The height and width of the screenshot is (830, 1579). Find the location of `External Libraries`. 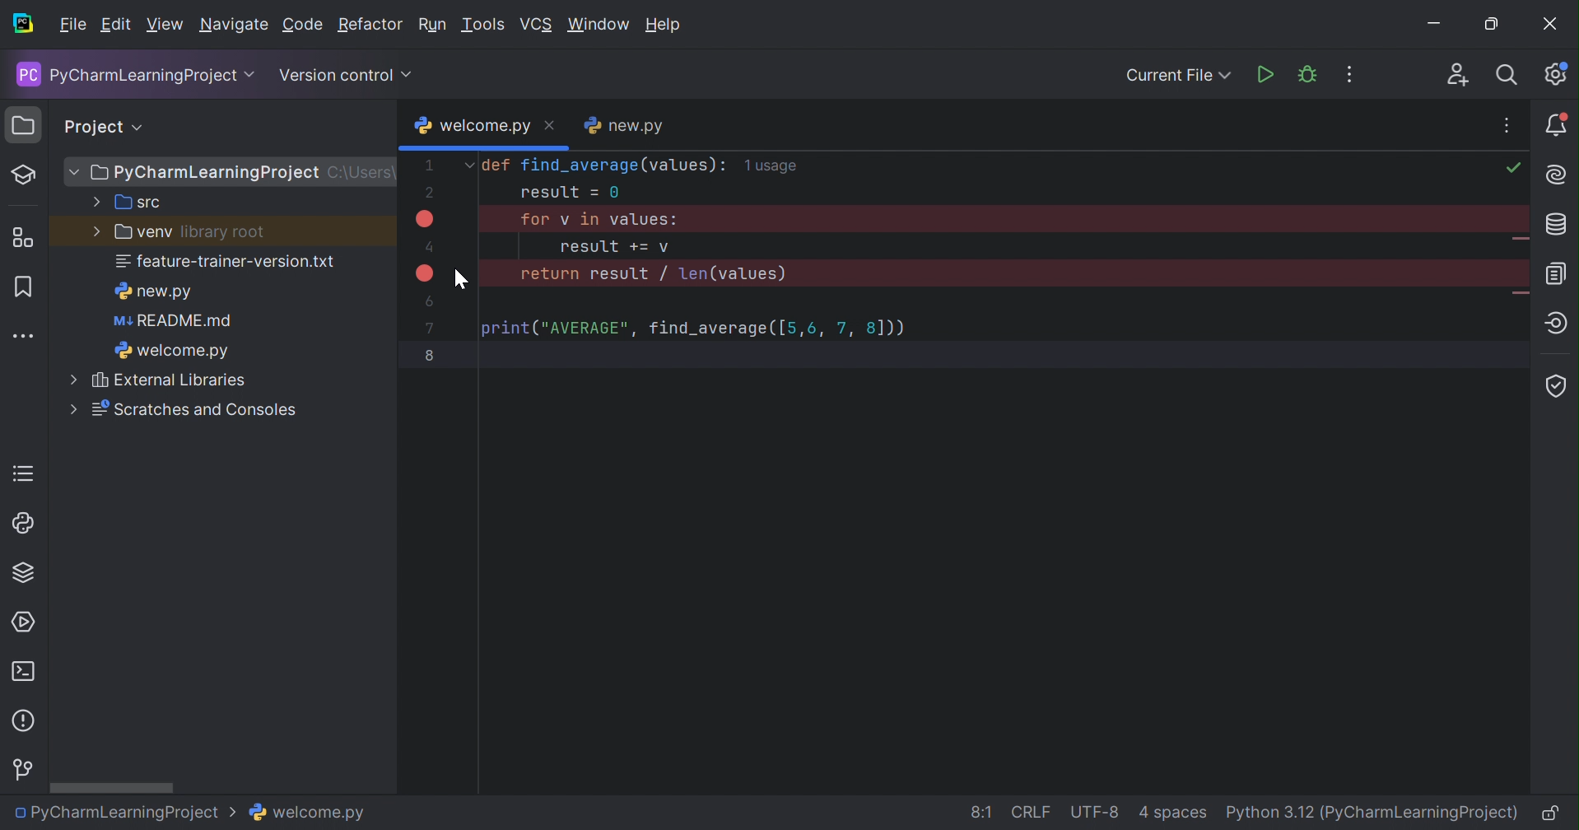

External Libraries is located at coordinates (164, 382).